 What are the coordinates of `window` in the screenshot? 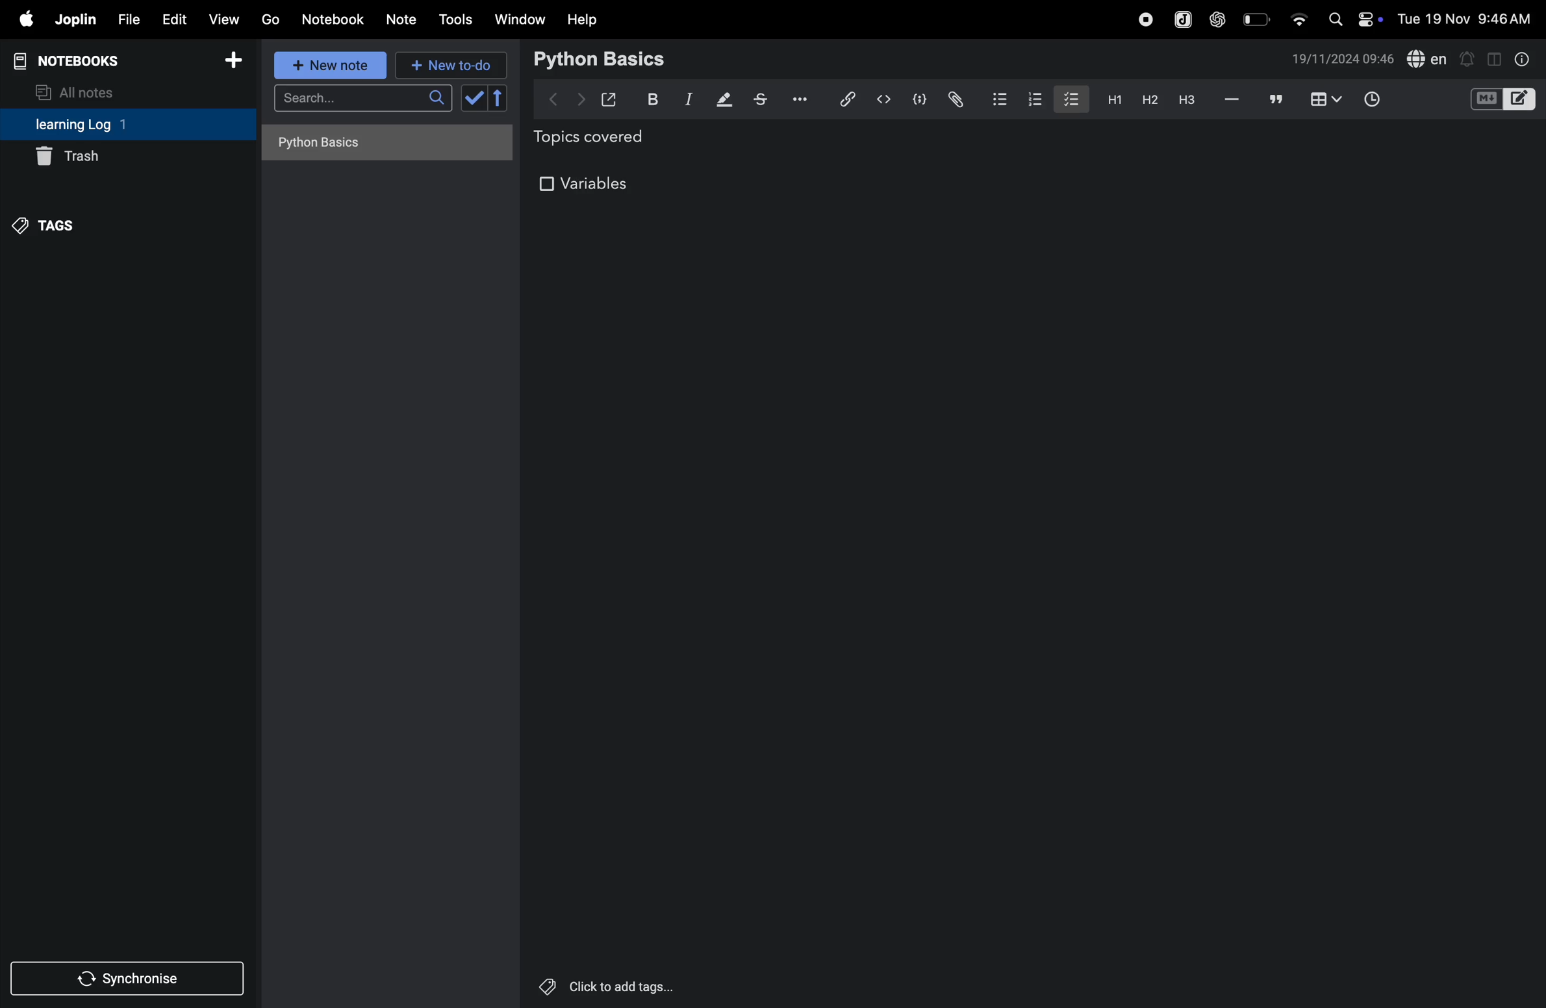 It's located at (520, 19).